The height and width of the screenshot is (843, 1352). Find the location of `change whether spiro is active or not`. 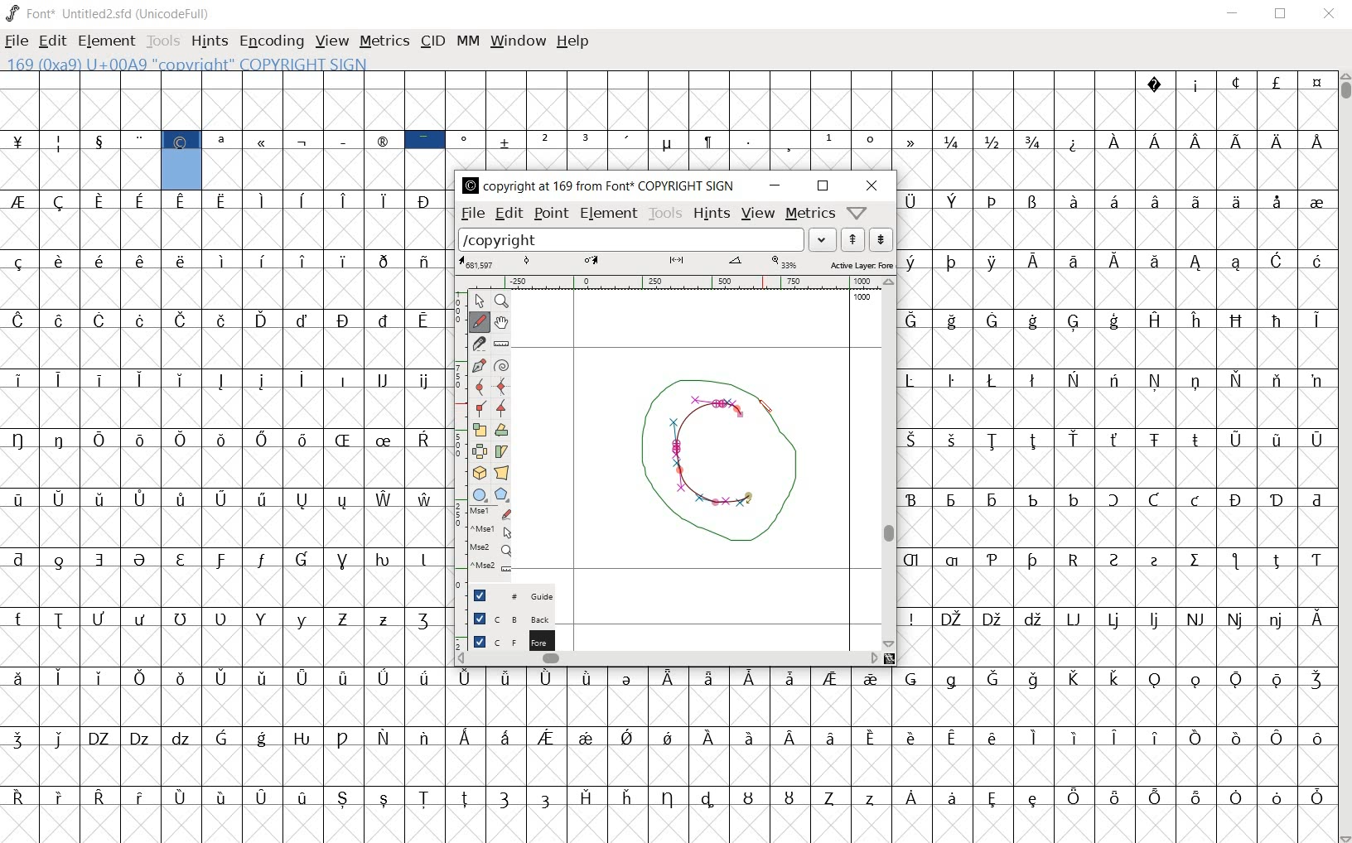

change whether spiro is active or not is located at coordinates (502, 365).